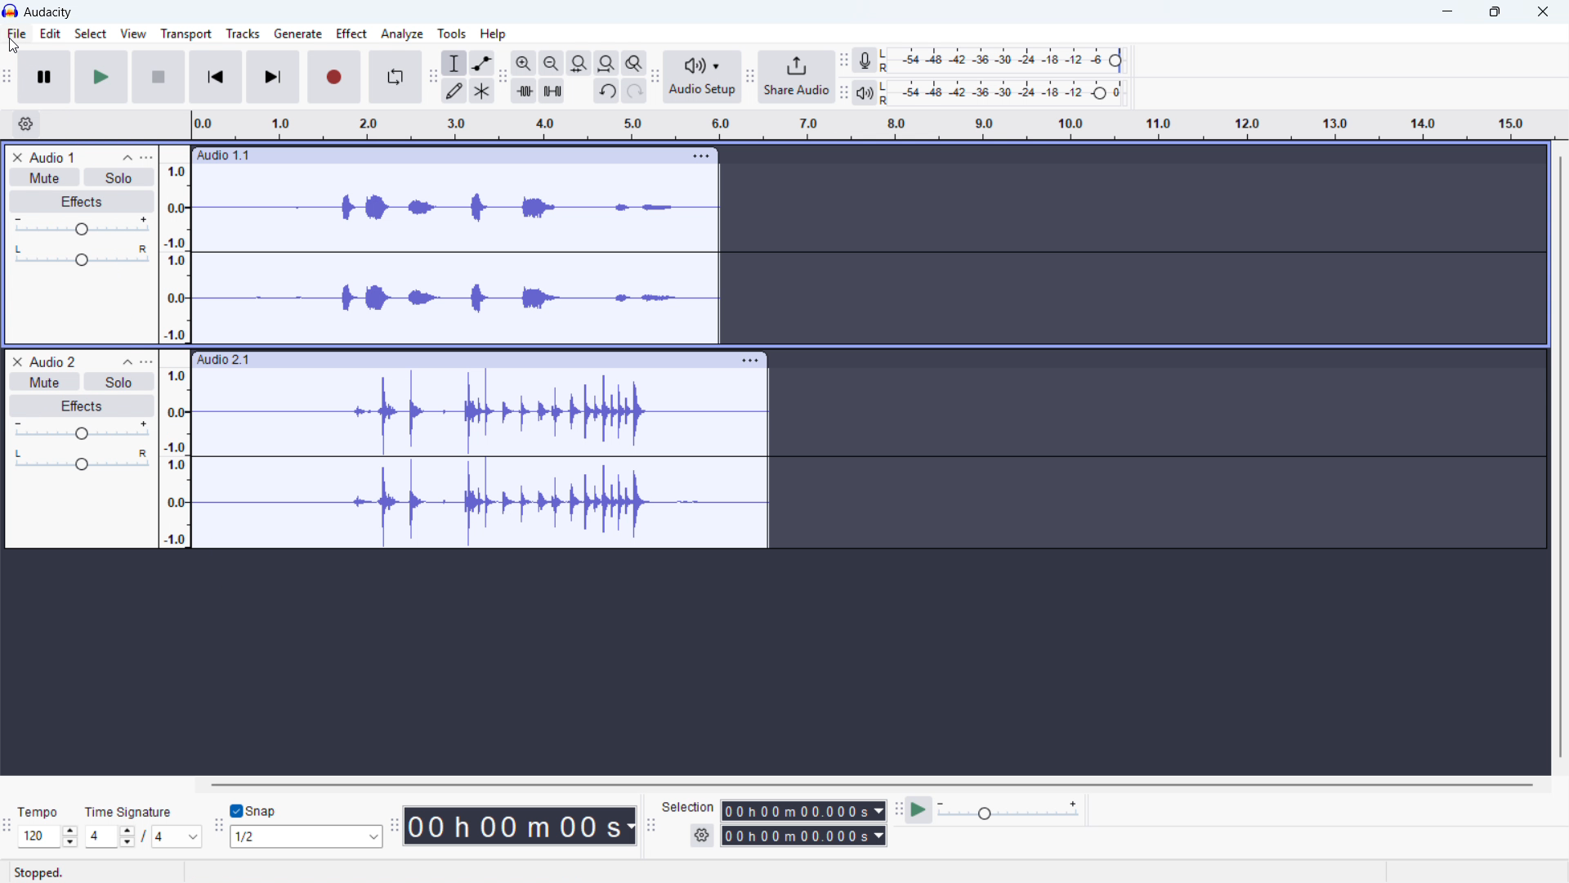 Image resolution: width=1569 pixels, height=883 pixels. What do you see at coordinates (146, 361) in the screenshot?
I see `Track control panel menu` at bounding box center [146, 361].